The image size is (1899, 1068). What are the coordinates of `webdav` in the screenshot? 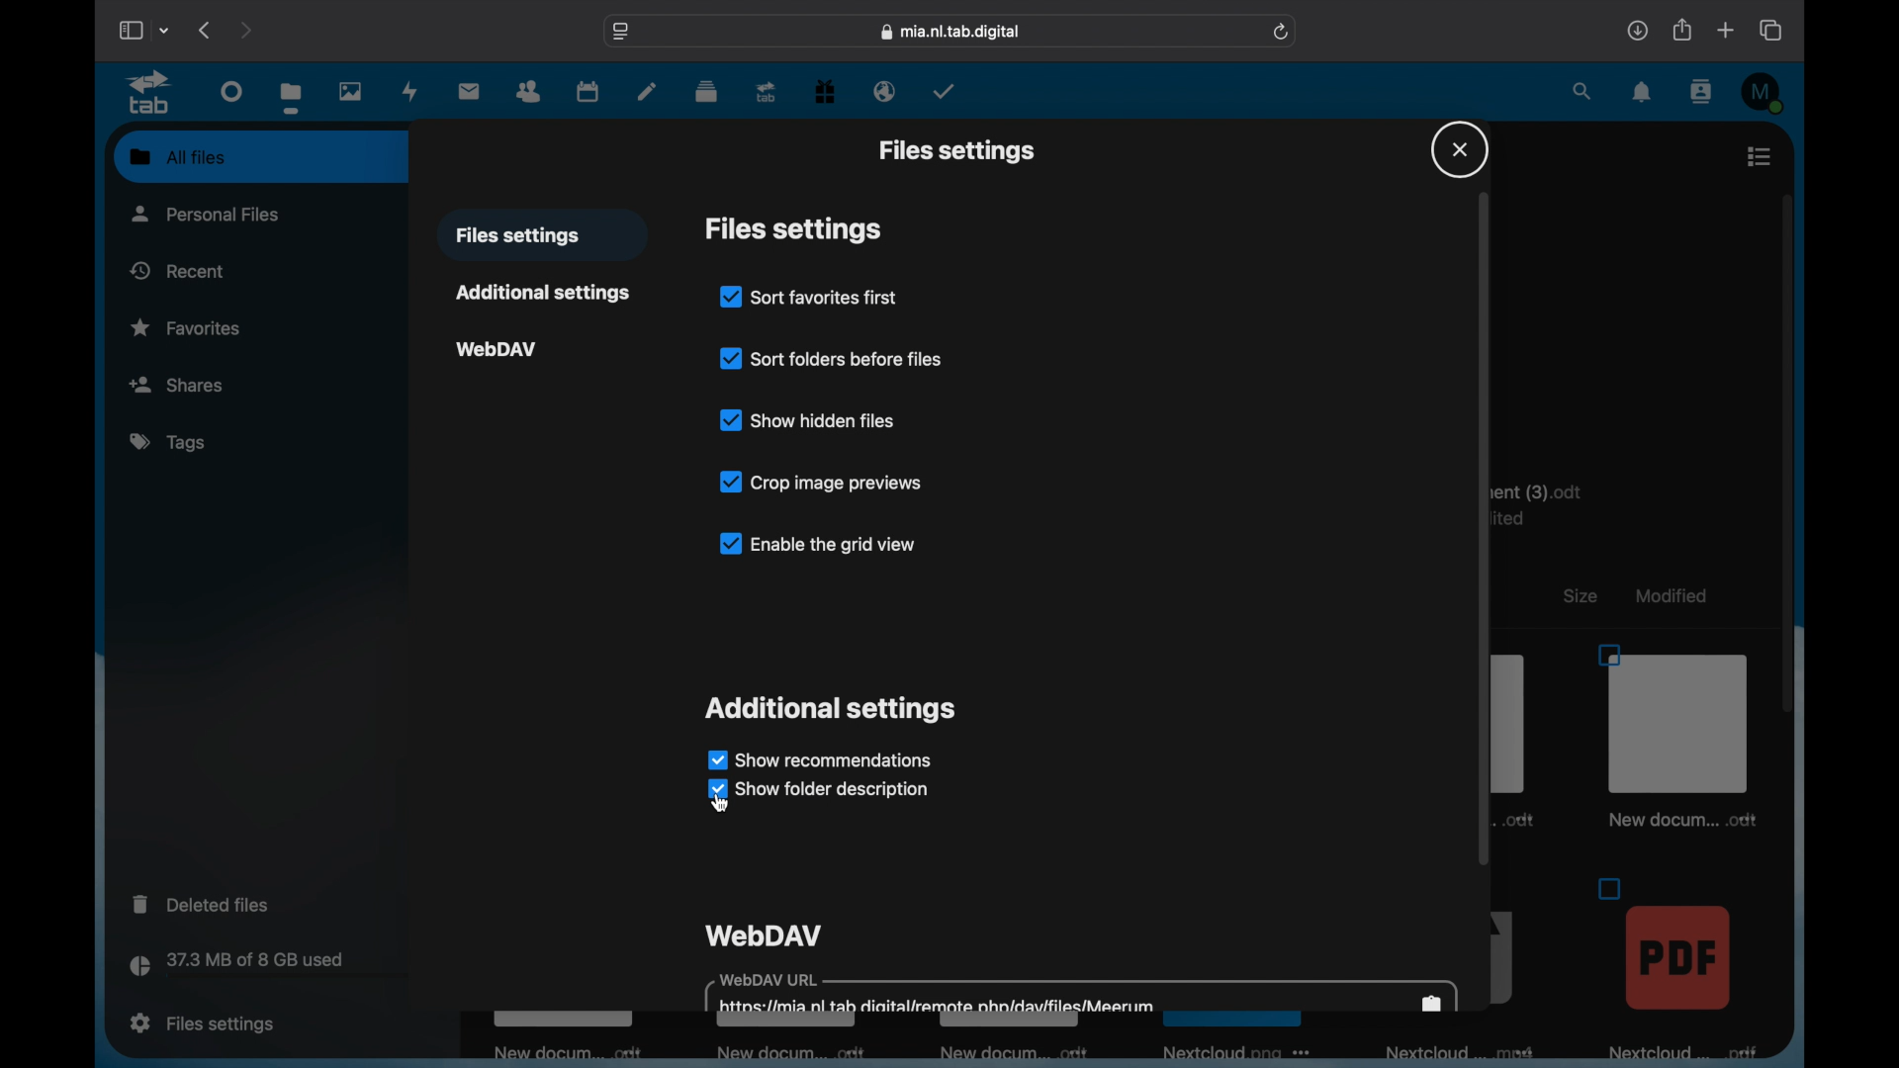 It's located at (764, 934).